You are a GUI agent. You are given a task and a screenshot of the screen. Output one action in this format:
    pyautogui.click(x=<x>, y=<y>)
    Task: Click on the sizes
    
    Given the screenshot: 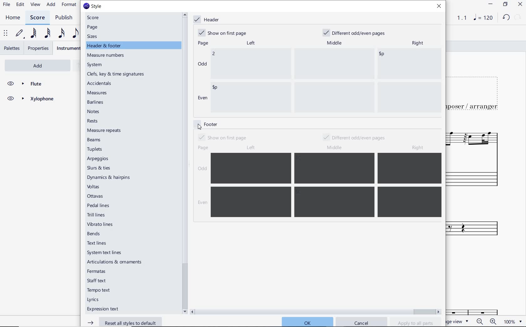 What is the action you would take?
    pyautogui.click(x=94, y=36)
    